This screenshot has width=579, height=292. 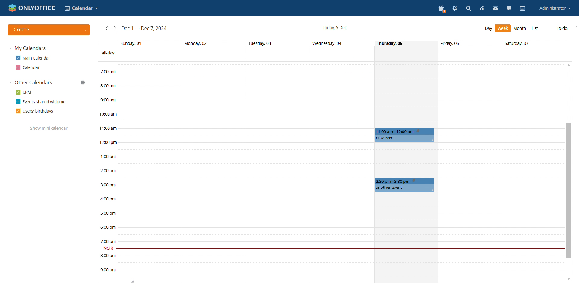 What do you see at coordinates (108, 228) in the screenshot?
I see `6:00 pm` at bounding box center [108, 228].